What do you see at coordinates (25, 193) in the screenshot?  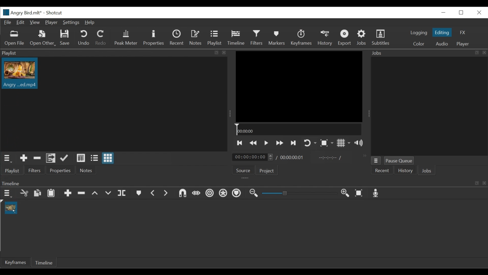 I see `cut` at bounding box center [25, 193].